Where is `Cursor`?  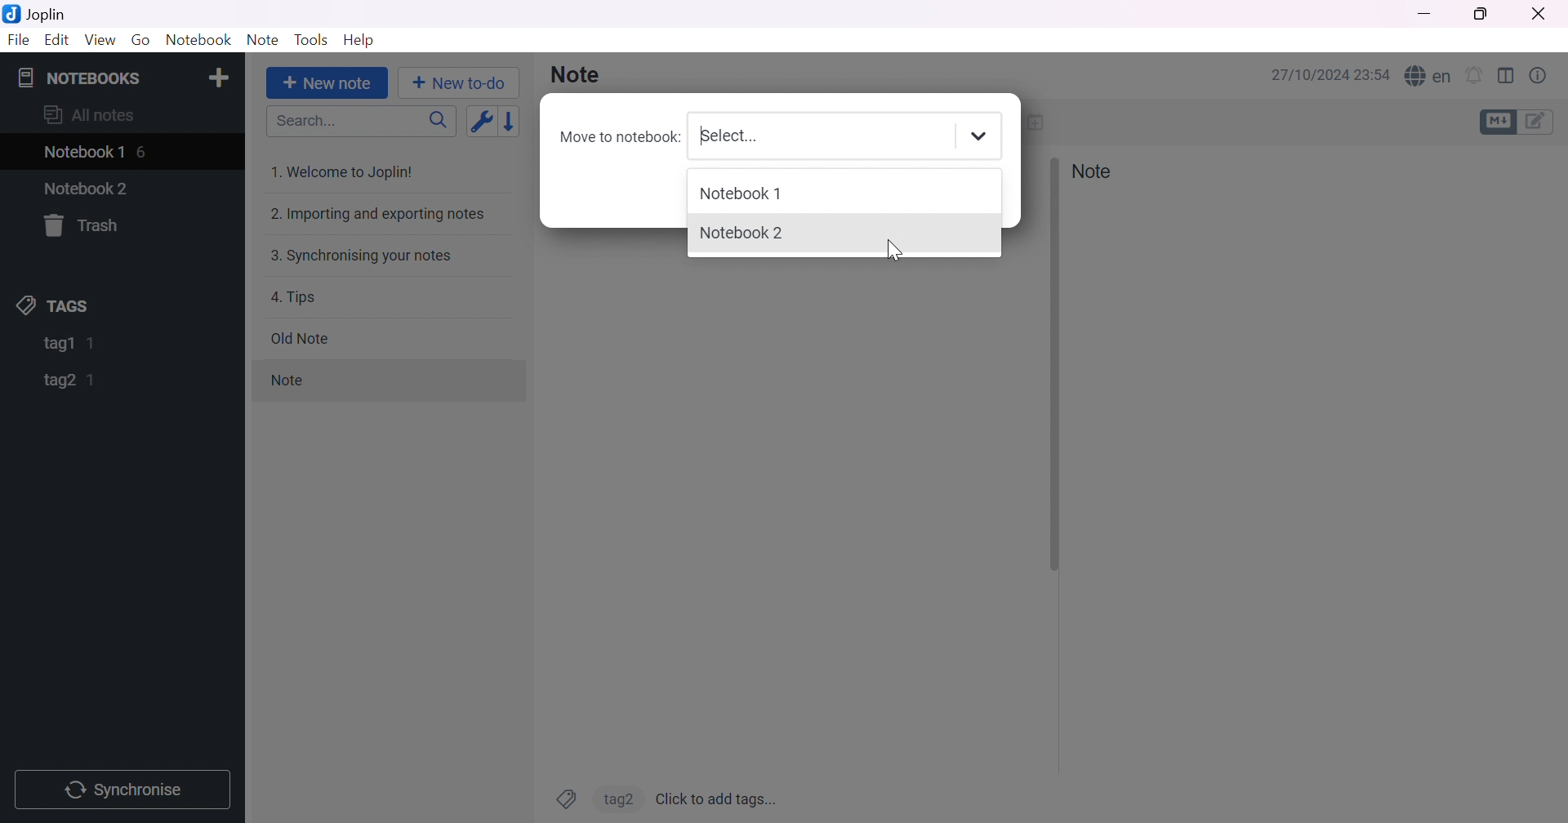
Cursor is located at coordinates (898, 250).